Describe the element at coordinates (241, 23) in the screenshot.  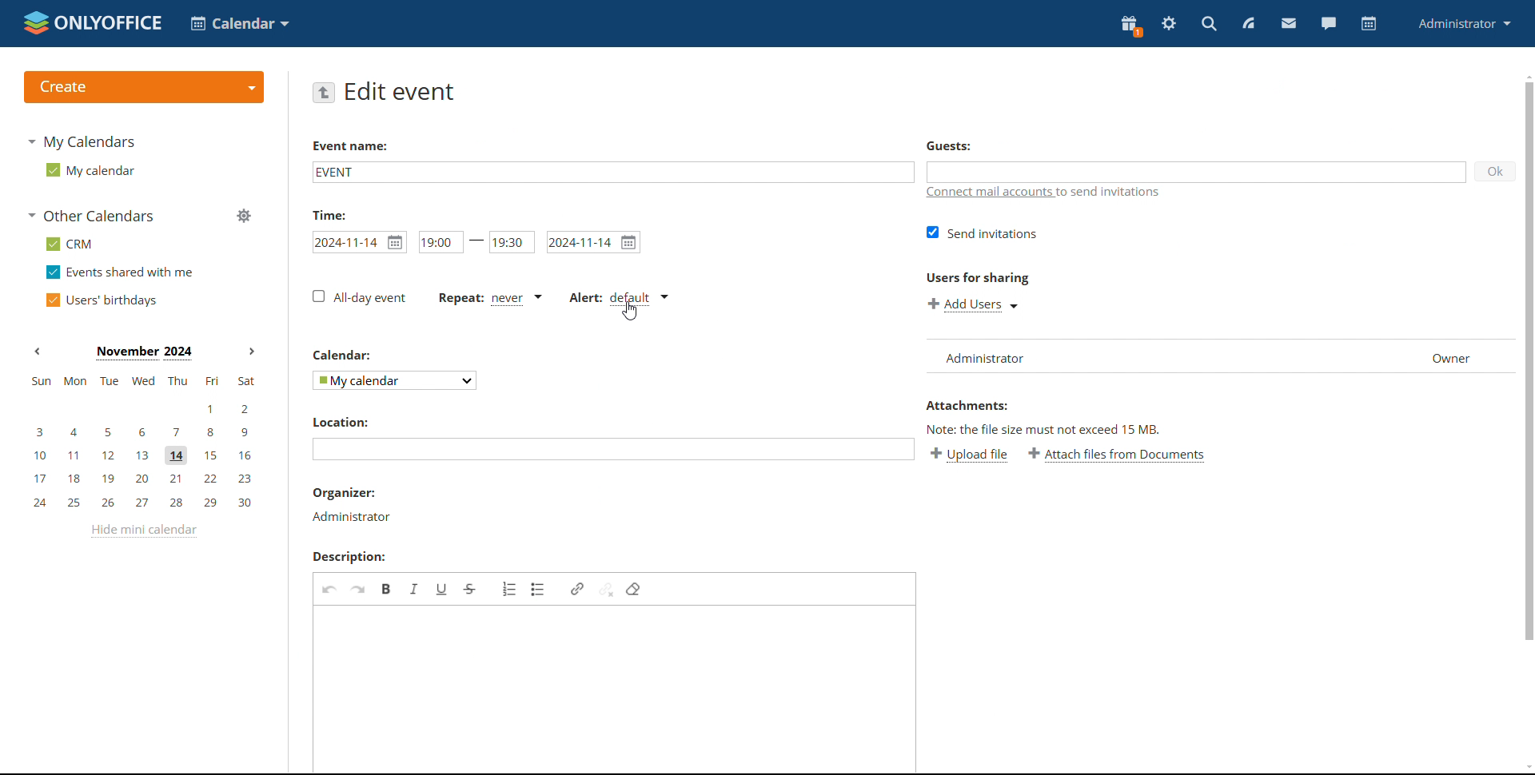
I see `select application` at that location.